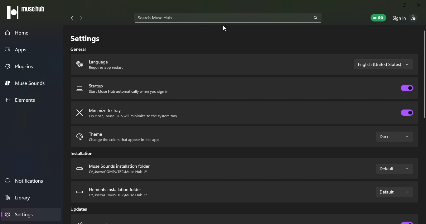  What do you see at coordinates (394, 137) in the screenshot?
I see `current theme dark` at bounding box center [394, 137].